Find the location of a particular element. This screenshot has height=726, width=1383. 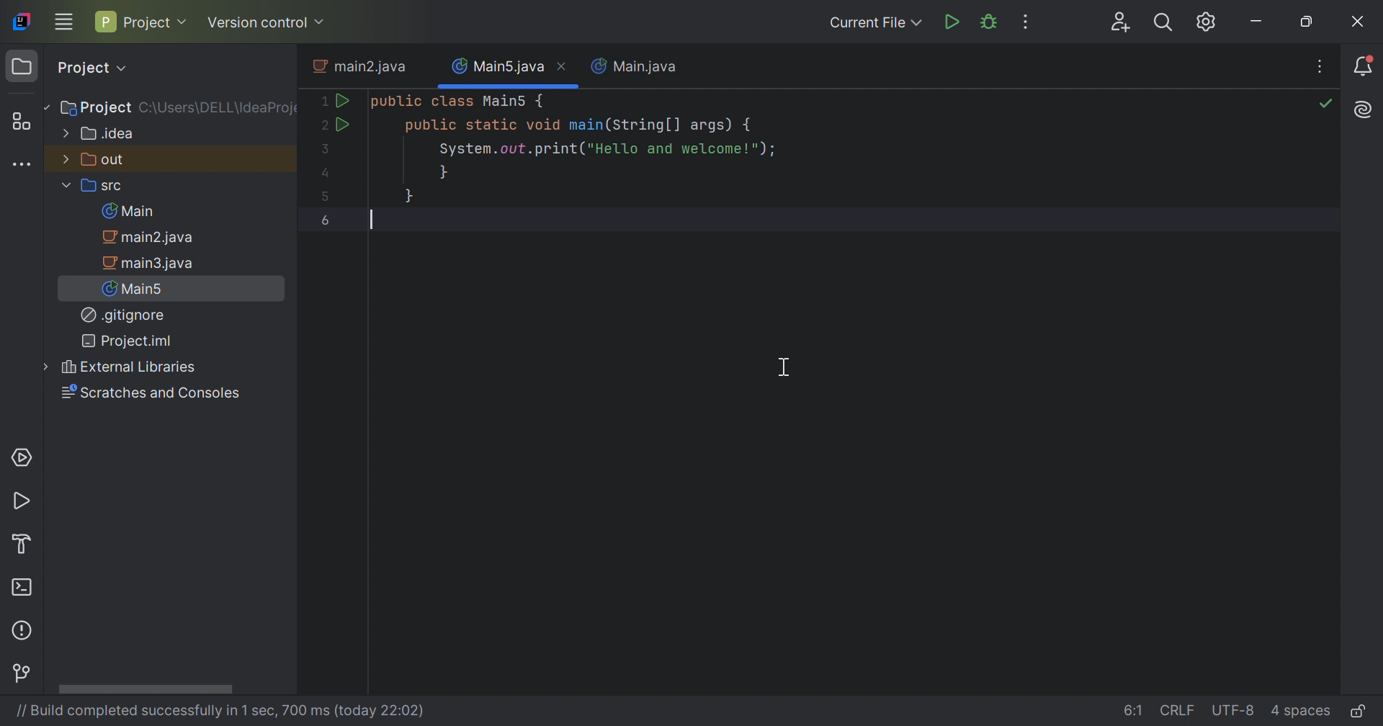

// Build completed successfully in 1 sec, 700 ms(today 22:02) is located at coordinates (217, 711).